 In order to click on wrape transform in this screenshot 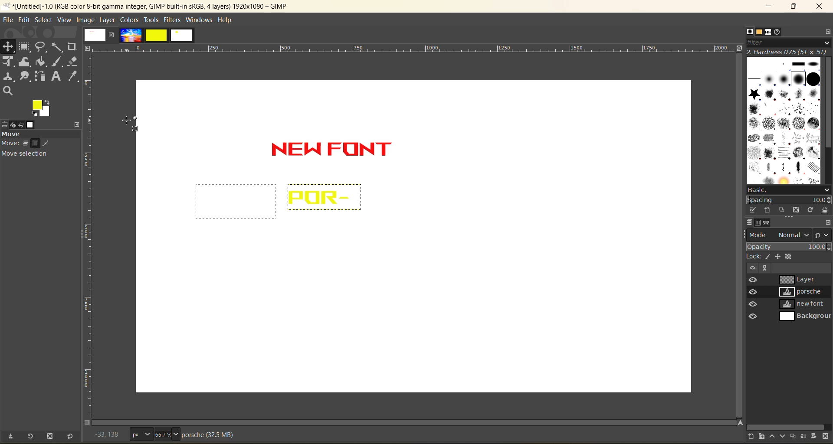, I will do `click(25, 62)`.